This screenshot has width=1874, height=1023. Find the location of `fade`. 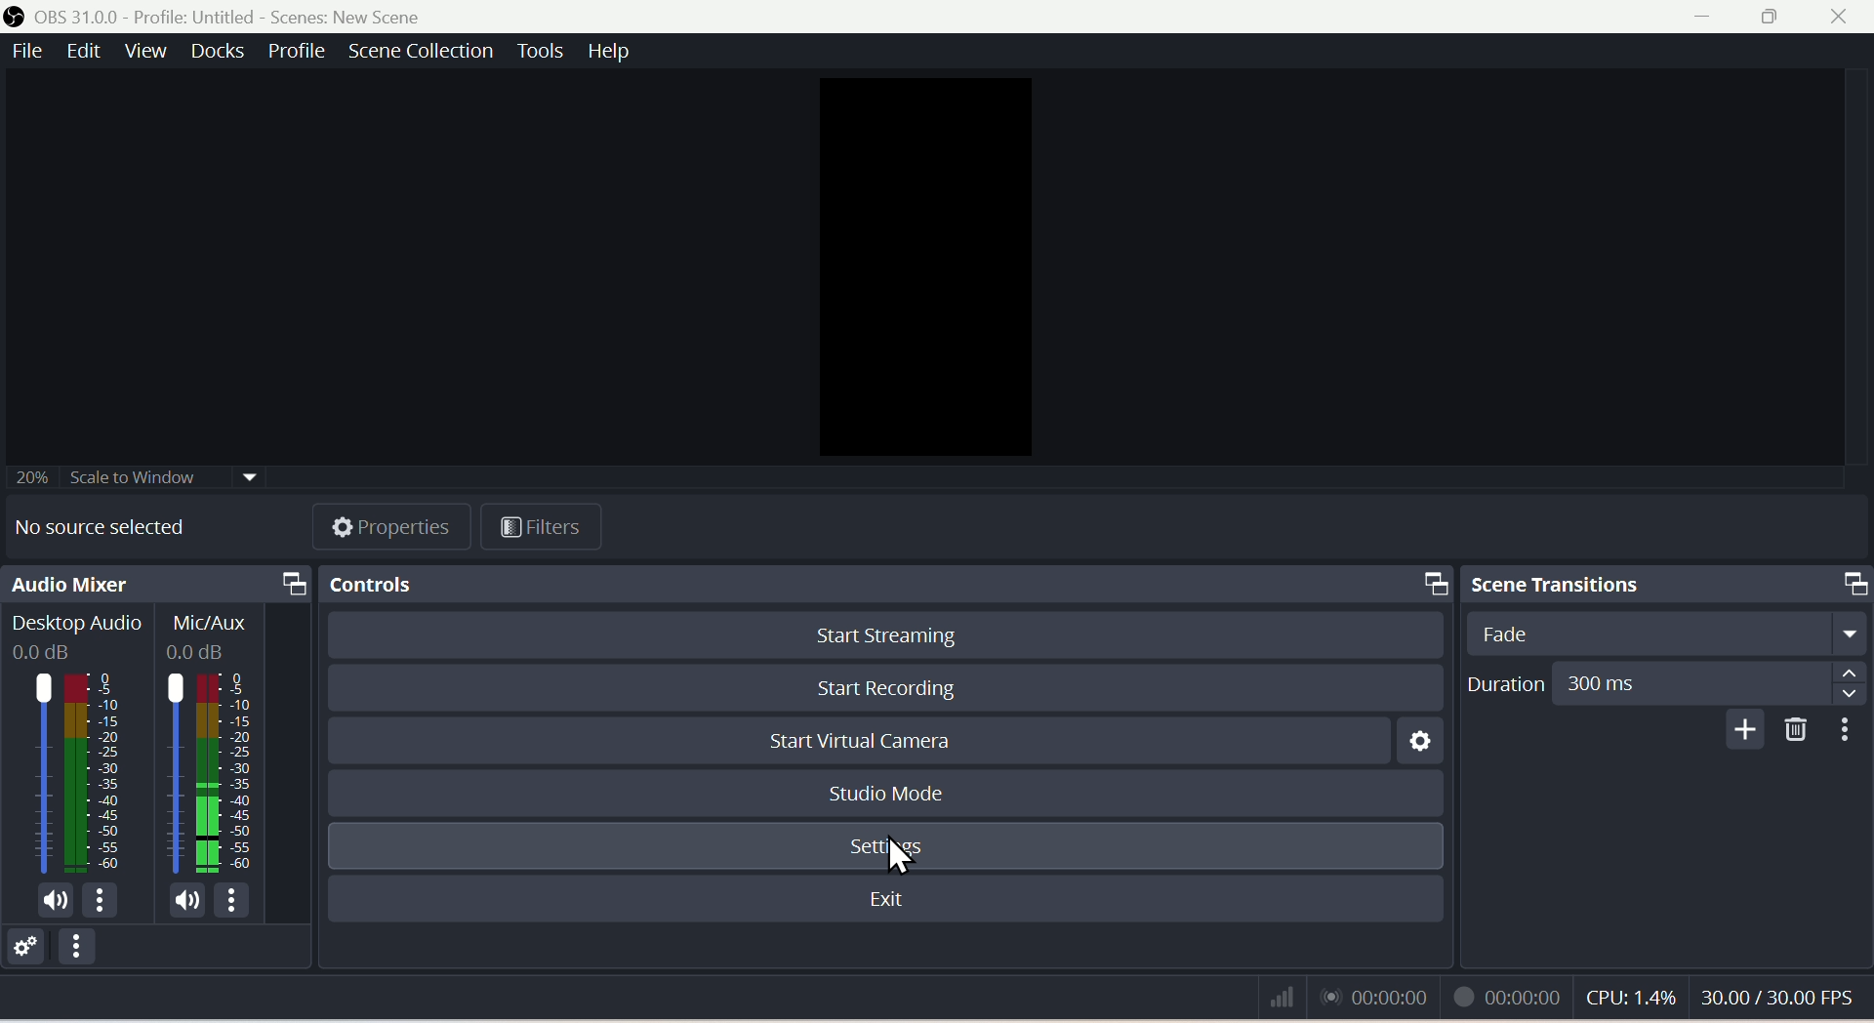

fade is located at coordinates (1671, 633).